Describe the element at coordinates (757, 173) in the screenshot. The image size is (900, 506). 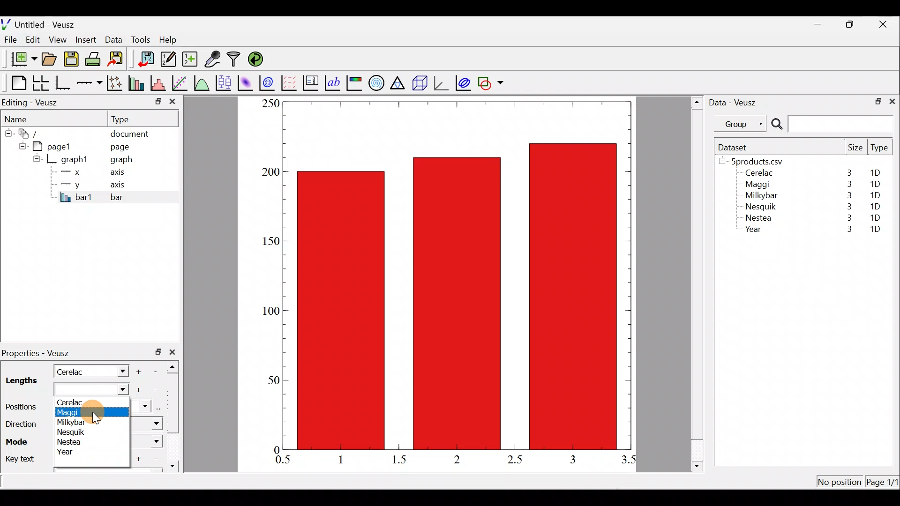
I see `Cerelac` at that location.